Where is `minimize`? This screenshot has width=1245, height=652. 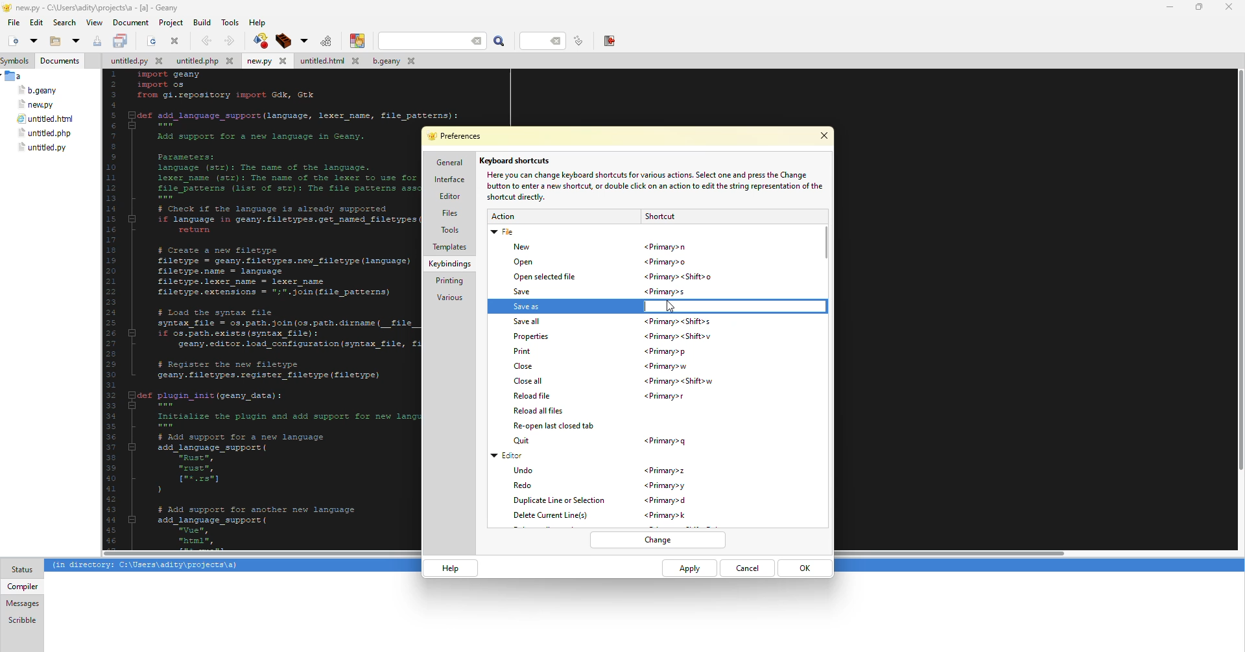
minimize is located at coordinates (1168, 7).